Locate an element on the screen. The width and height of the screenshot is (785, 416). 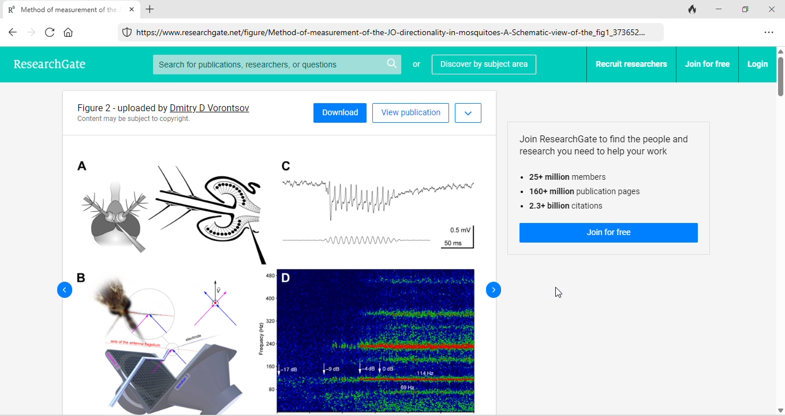
cursor is located at coordinates (558, 294).